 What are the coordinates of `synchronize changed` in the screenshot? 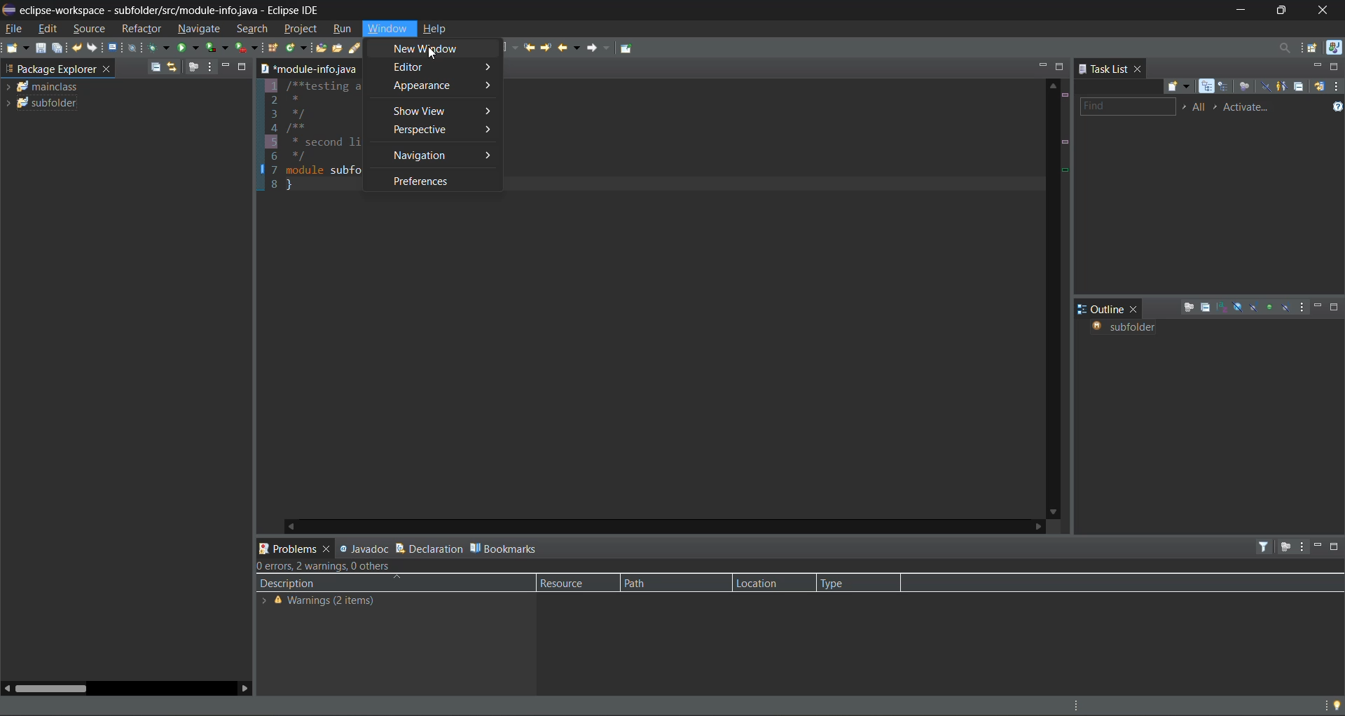 It's located at (1319, 88).